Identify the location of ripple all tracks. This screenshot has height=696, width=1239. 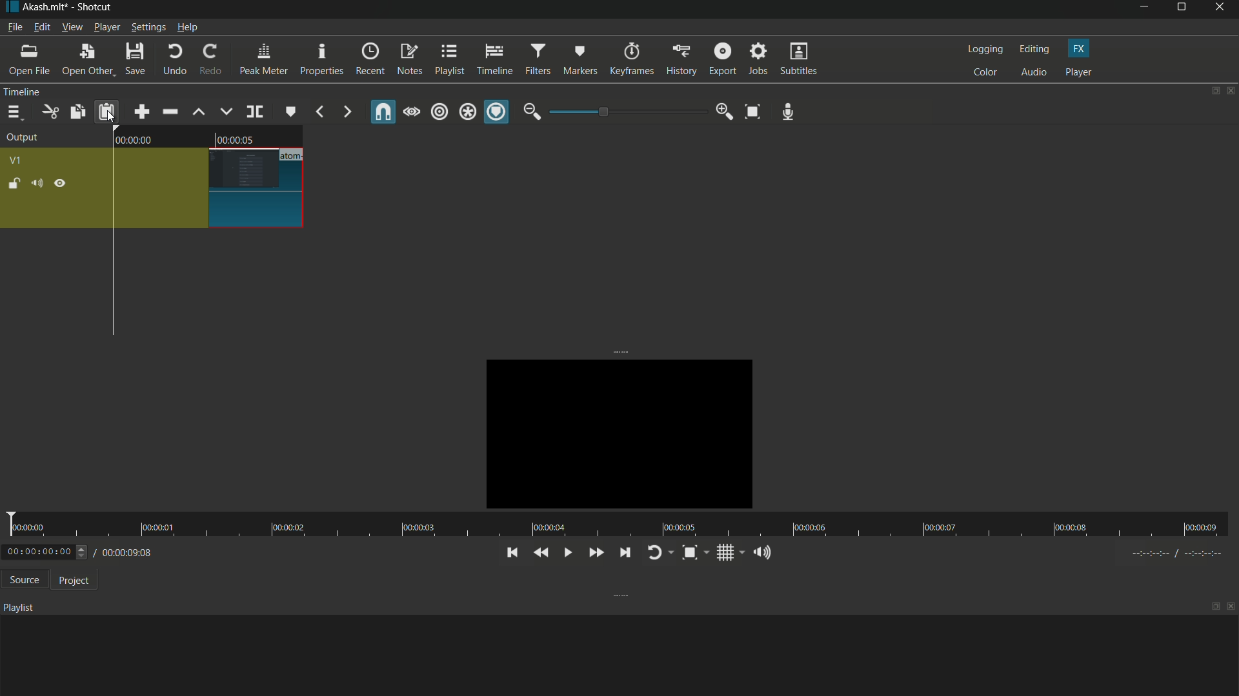
(467, 113).